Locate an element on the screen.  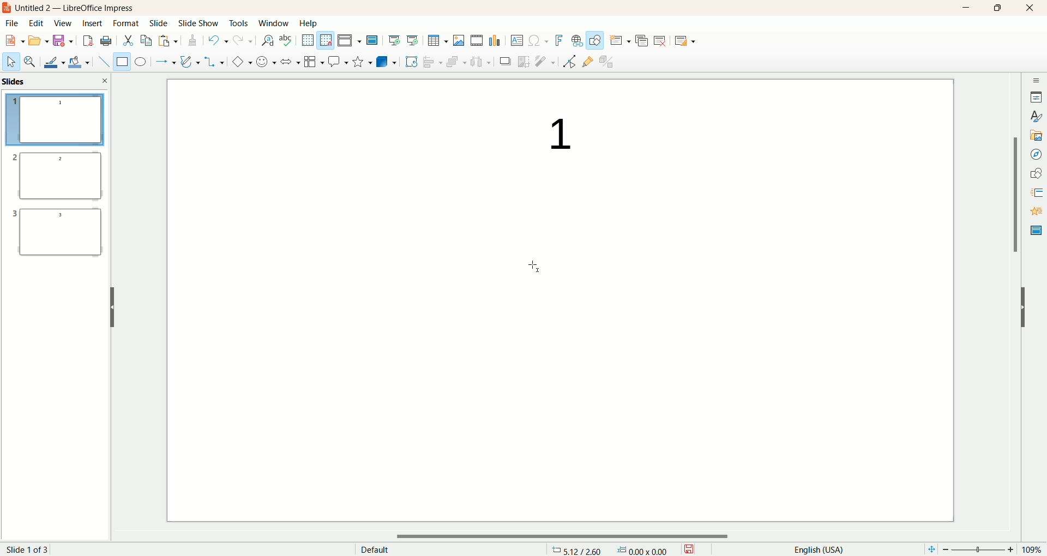
rectangle is located at coordinates (119, 62).